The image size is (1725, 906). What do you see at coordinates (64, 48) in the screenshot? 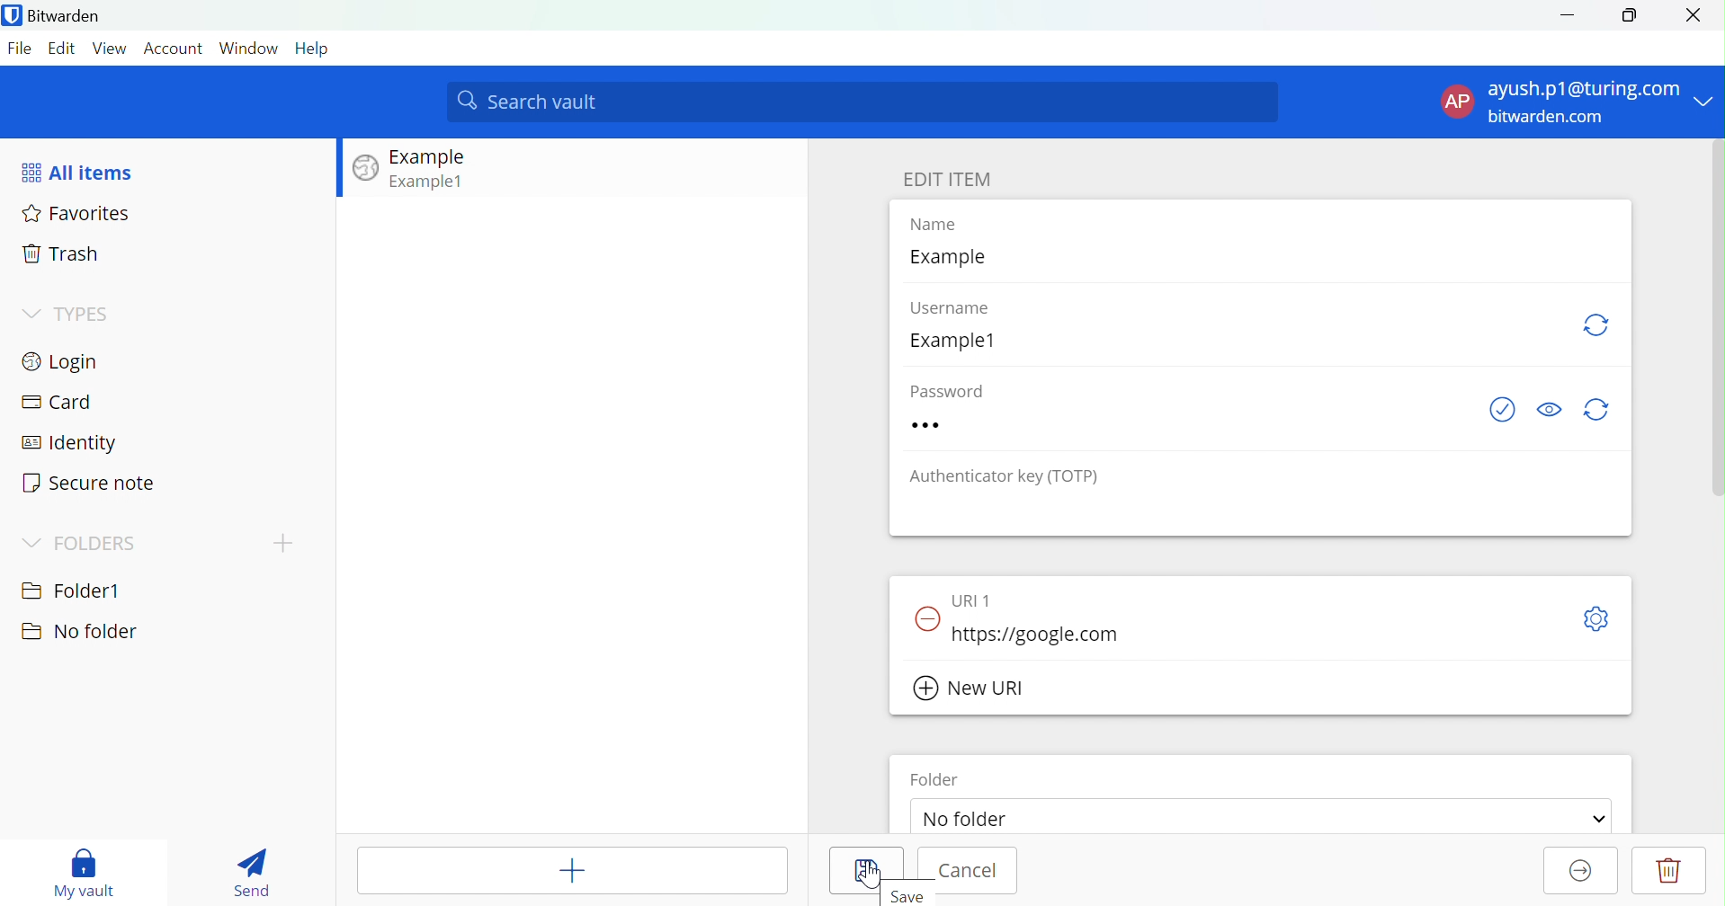
I see `Edit` at bounding box center [64, 48].